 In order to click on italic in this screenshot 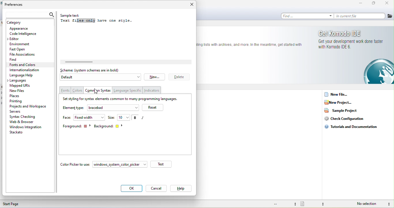, I will do `click(145, 118)`.